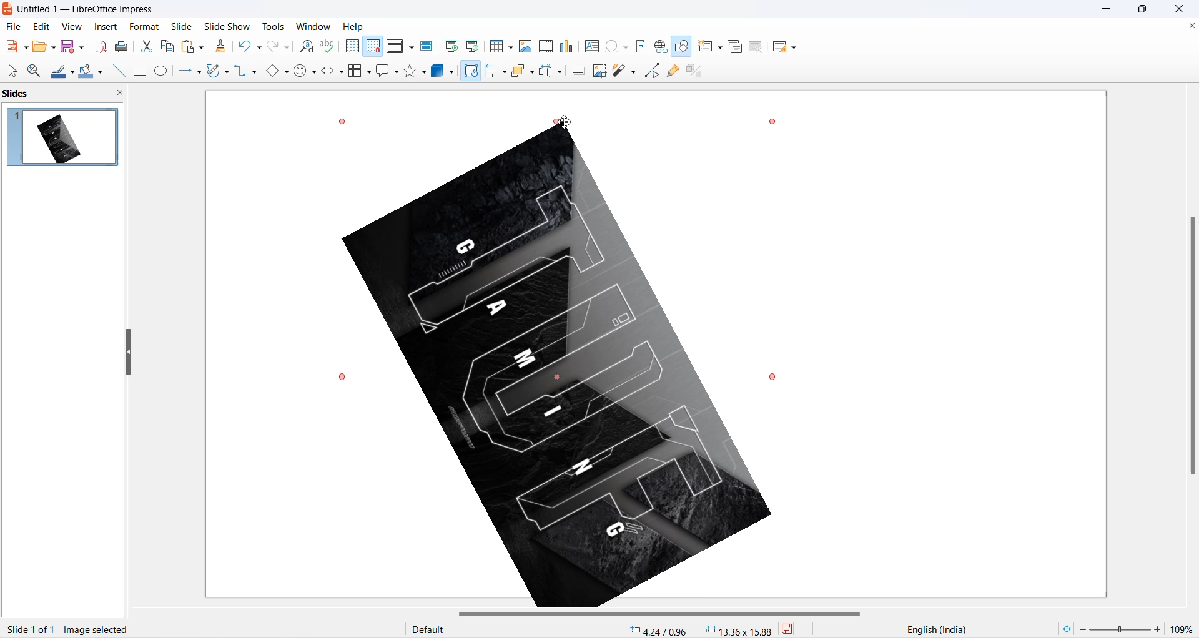 The image size is (1199, 638). Describe the element at coordinates (590, 46) in the screenshot. I see `insert text` at that location.